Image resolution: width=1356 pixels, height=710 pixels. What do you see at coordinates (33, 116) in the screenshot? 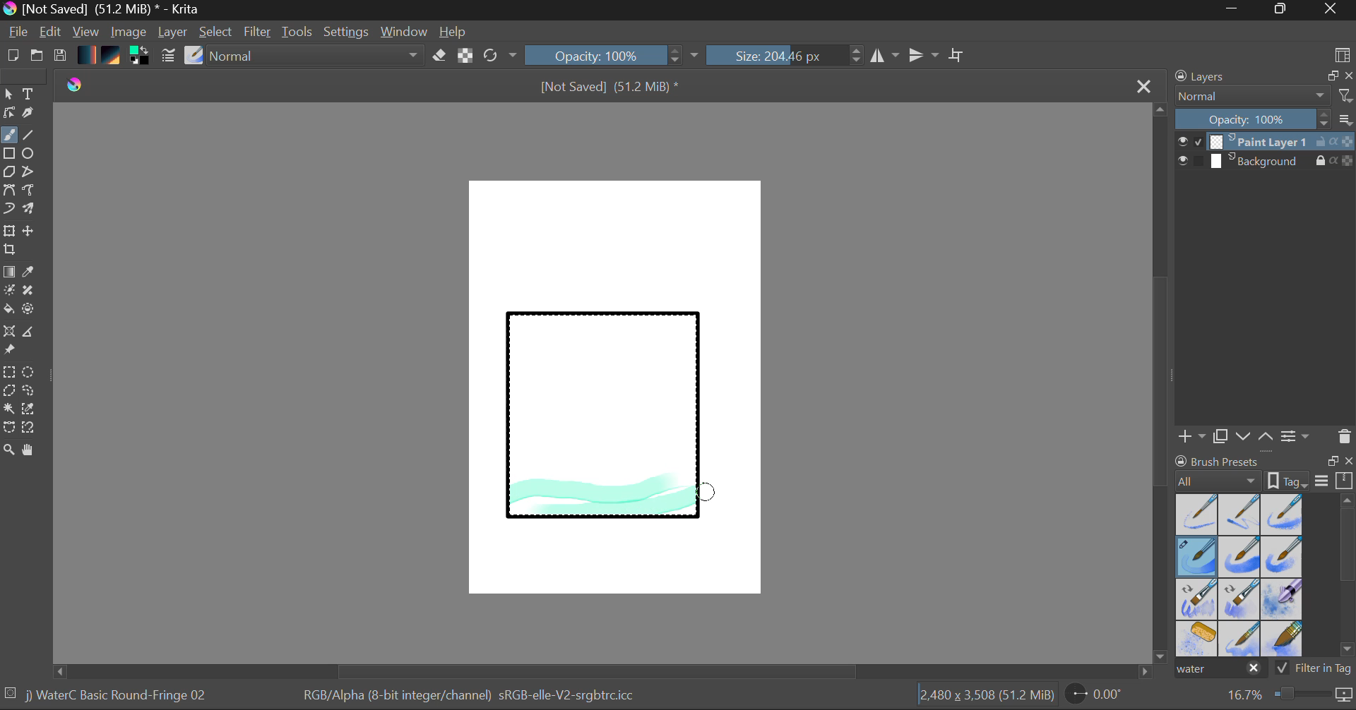
I see `Calligraphic Tool` at bounding box center [33, 116].